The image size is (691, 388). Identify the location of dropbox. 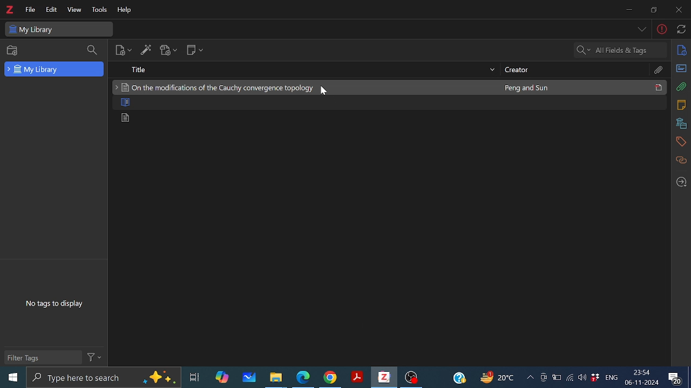
(595, 378).